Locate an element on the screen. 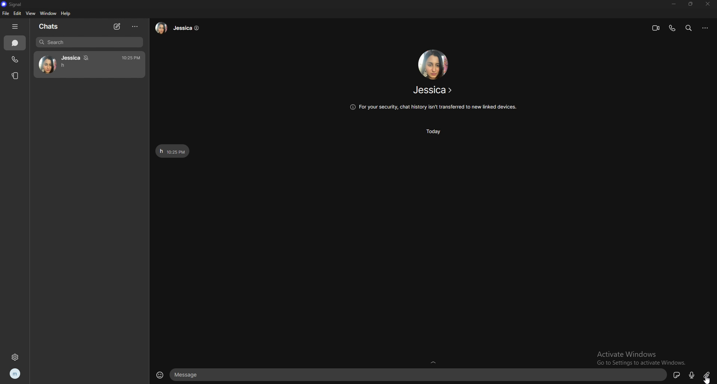 This screenshot has width=717, height=384. text is located at coordinates (173, 151).